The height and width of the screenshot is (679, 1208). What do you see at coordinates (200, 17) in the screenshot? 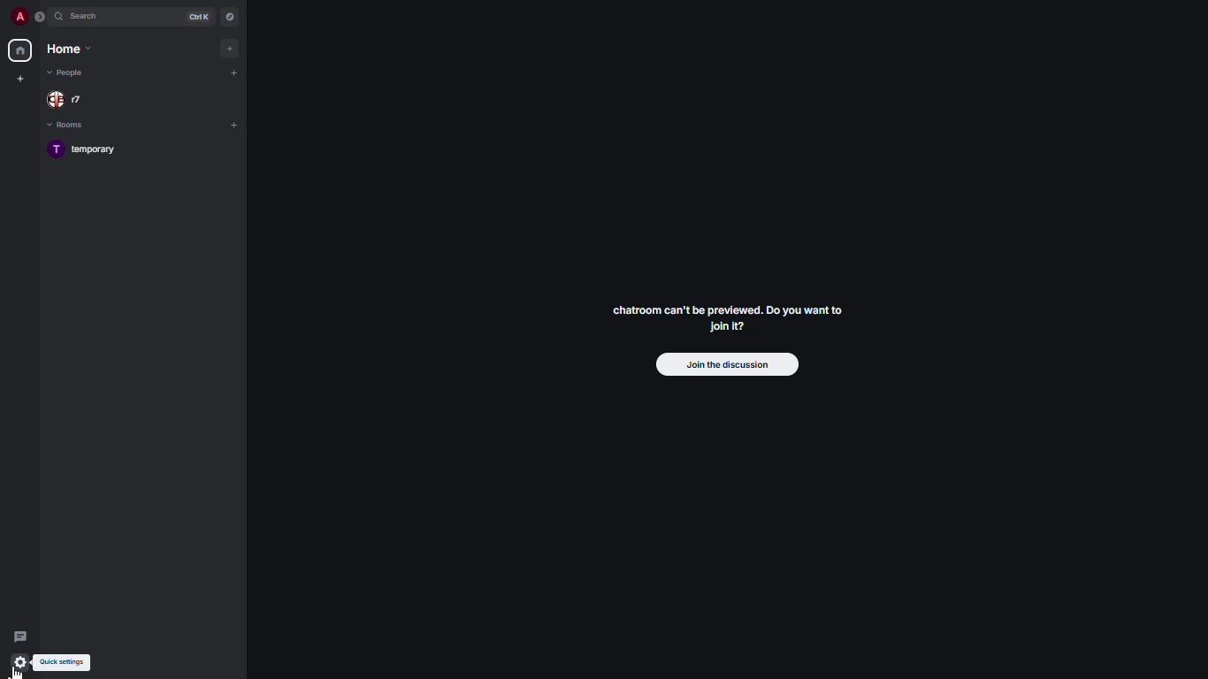
I see `ctrl K` at bounding box center [200, 17].